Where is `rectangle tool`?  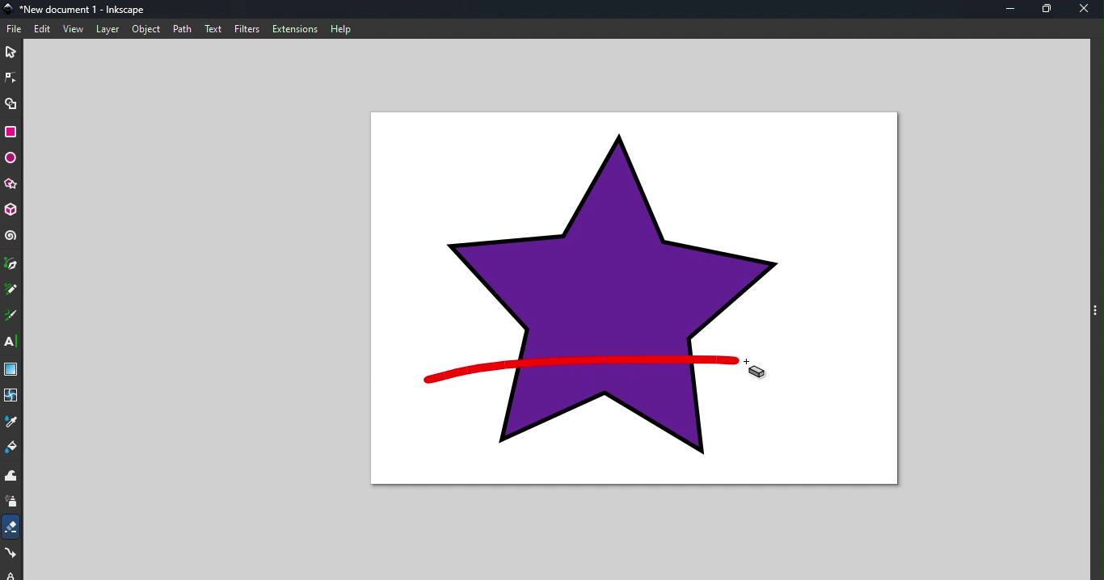
rectangle tool is located at coordinates (11, 131).